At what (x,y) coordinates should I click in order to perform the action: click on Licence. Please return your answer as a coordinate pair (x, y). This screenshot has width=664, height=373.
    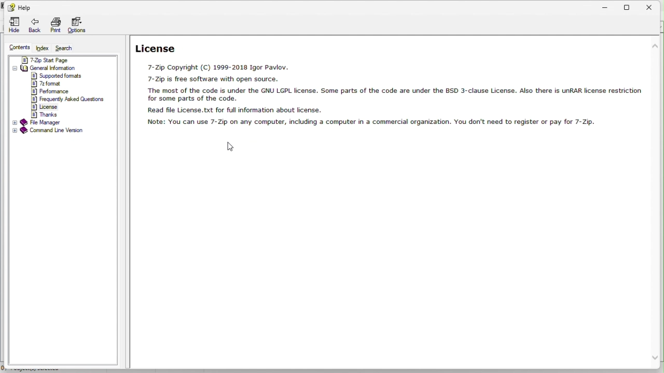
    Looking at the image, I should click on (46, 107).